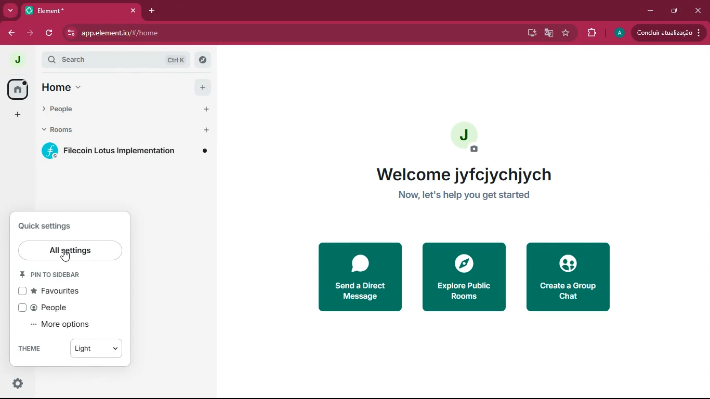 Image resolution: width=710 pixels, height=399 pixels. I want to click on theme, so click(70, 349).